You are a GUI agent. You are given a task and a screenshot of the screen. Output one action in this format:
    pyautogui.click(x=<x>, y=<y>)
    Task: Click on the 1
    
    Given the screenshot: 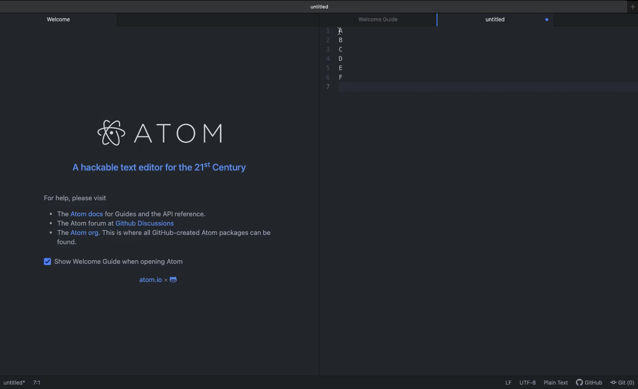 What is the action you would take?
    pyautogui.click(x=325, y=32)
    